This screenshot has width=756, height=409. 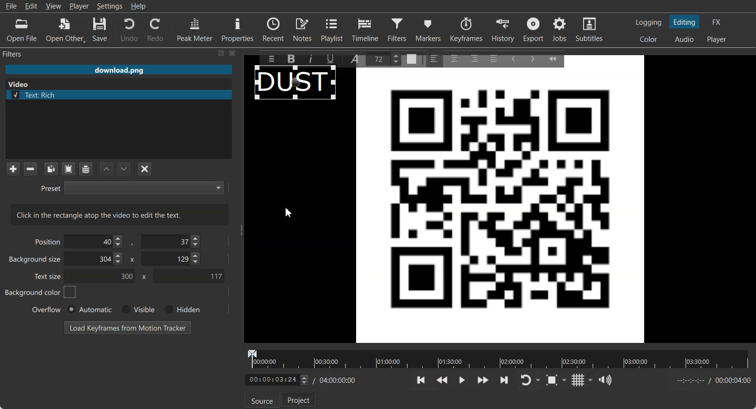 What do you see at coordinates (133, 243) in the screenshot?
I see `,` at bounding box center [133, 243].